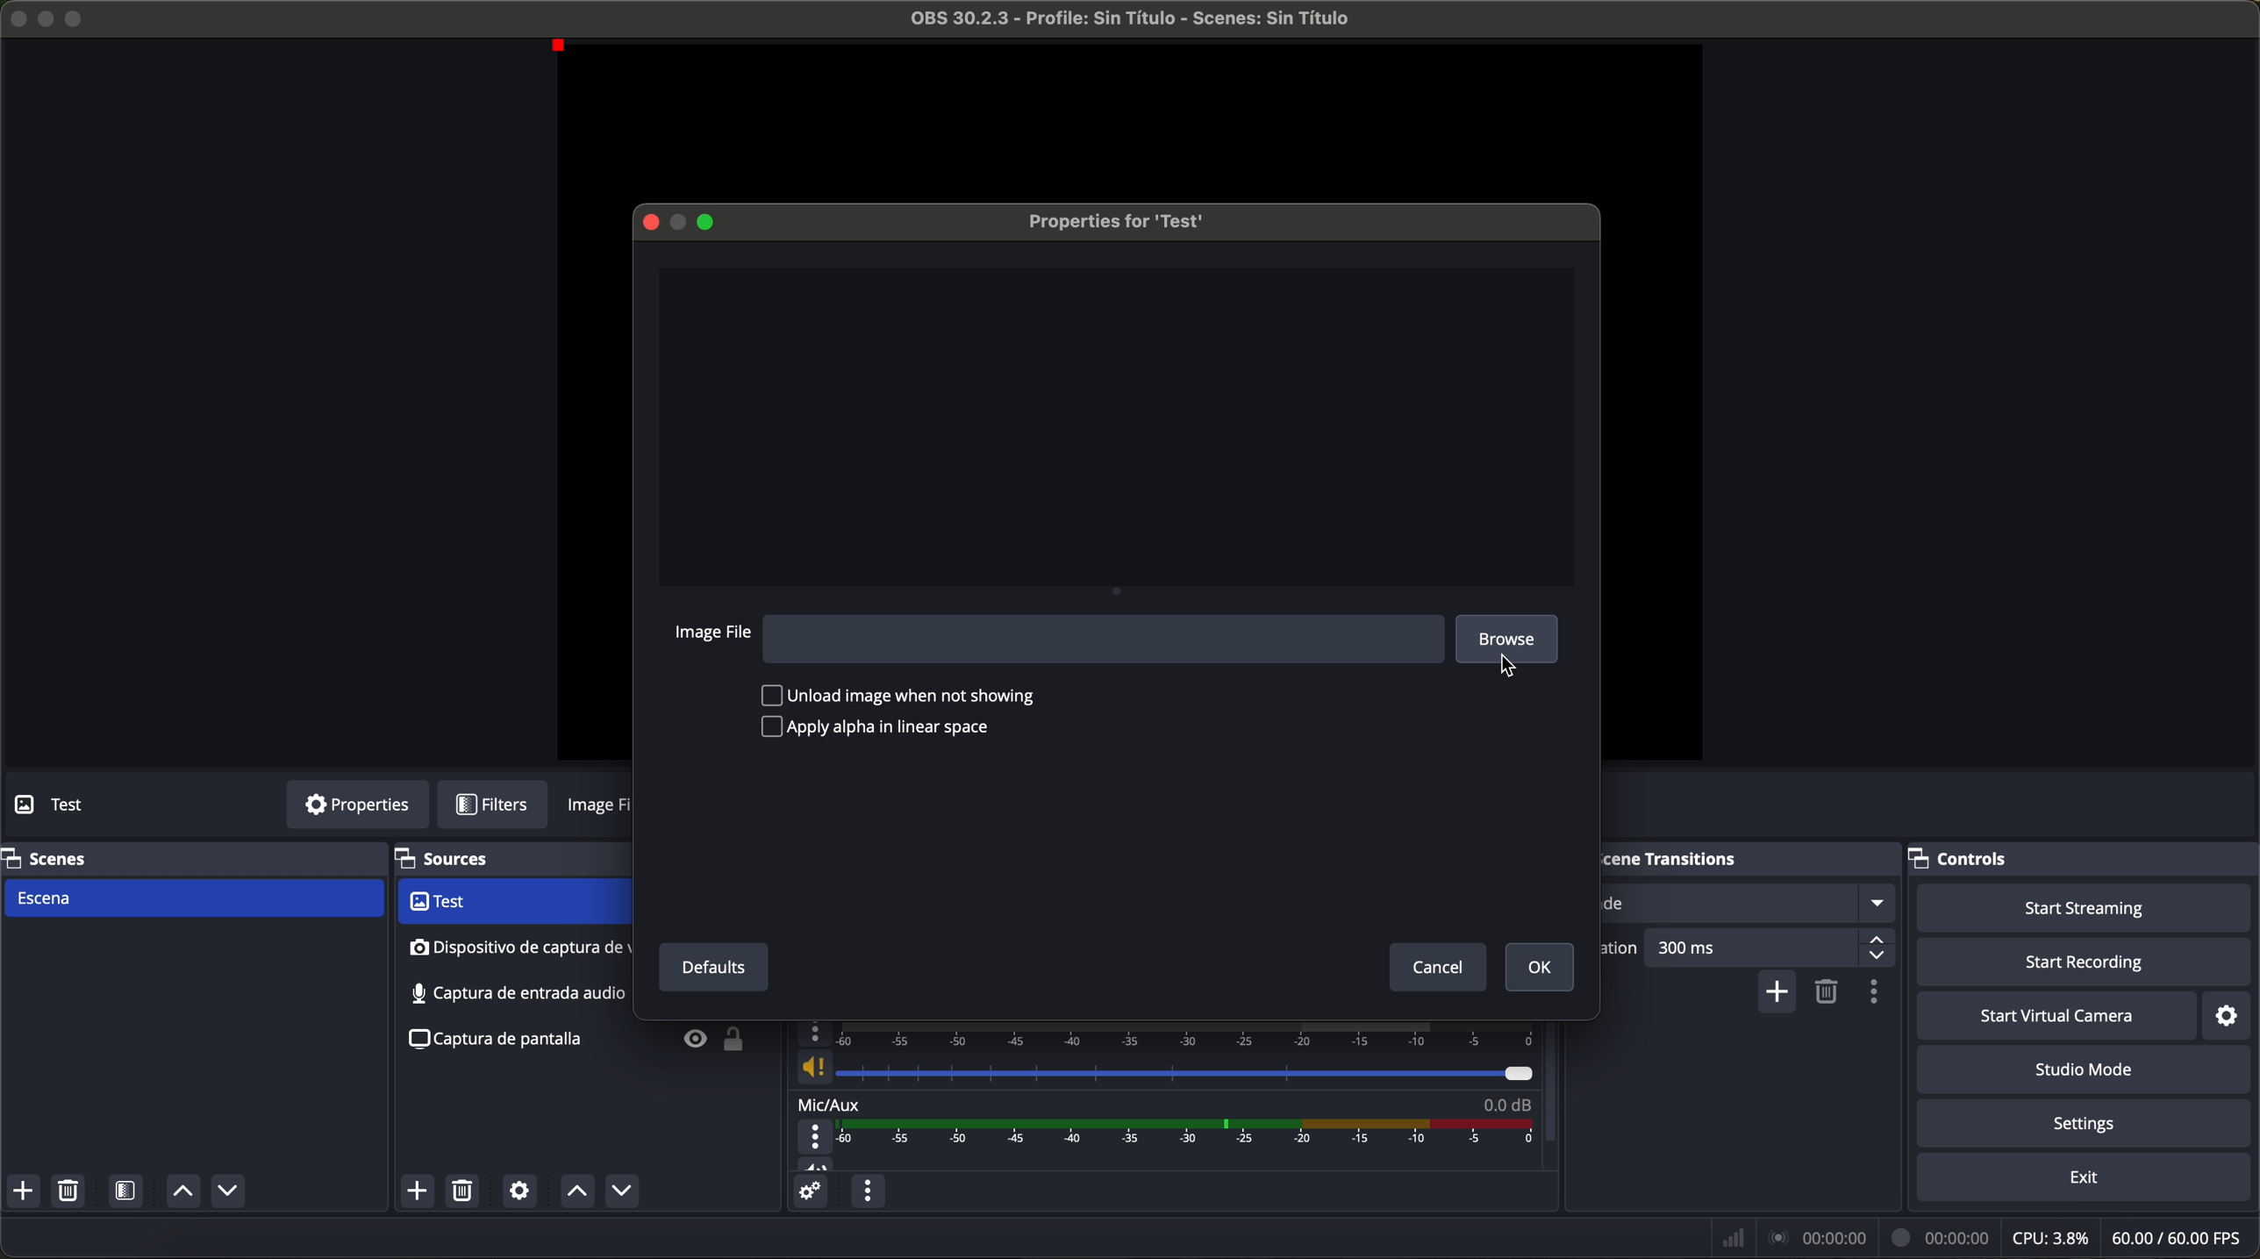  What do you see at coordinates (23, 1191) in the screenshot?
I see `add scene` at bounding box center [23, 1191].